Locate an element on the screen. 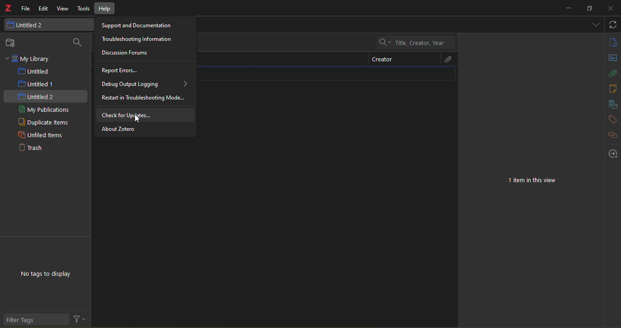  restart in troubleshooting mode is located at coordinates (143, 98).